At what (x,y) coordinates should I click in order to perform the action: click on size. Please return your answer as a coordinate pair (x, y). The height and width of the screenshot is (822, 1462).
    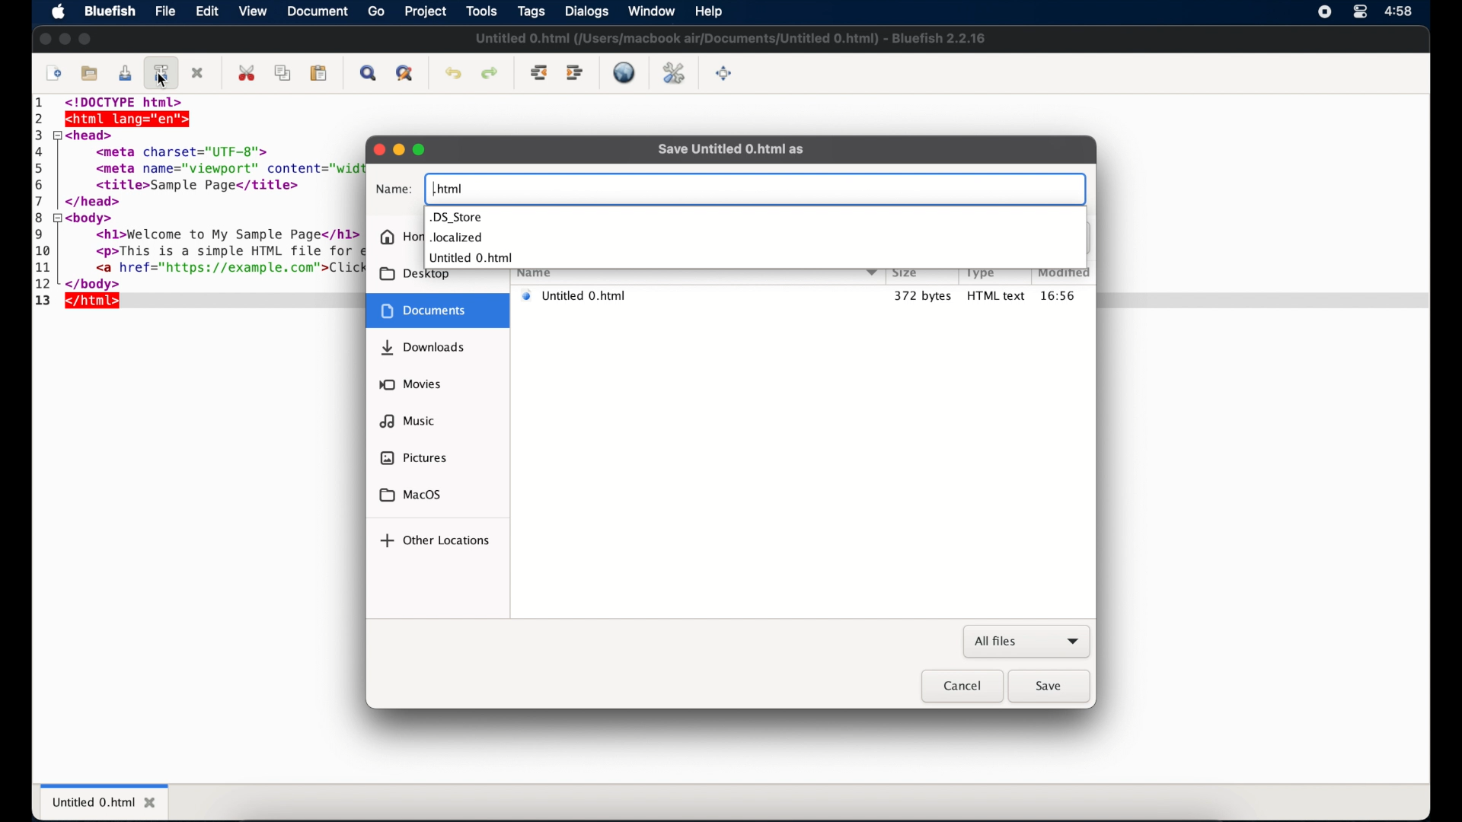
    Looking at the image, I should click on (905, 272).